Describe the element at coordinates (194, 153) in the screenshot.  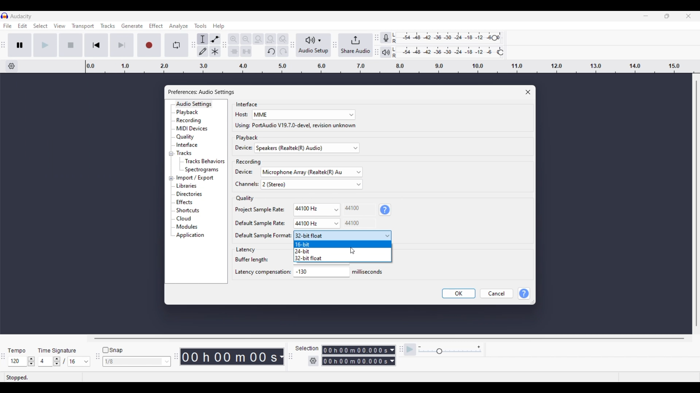
I see `Tracks` at that location.